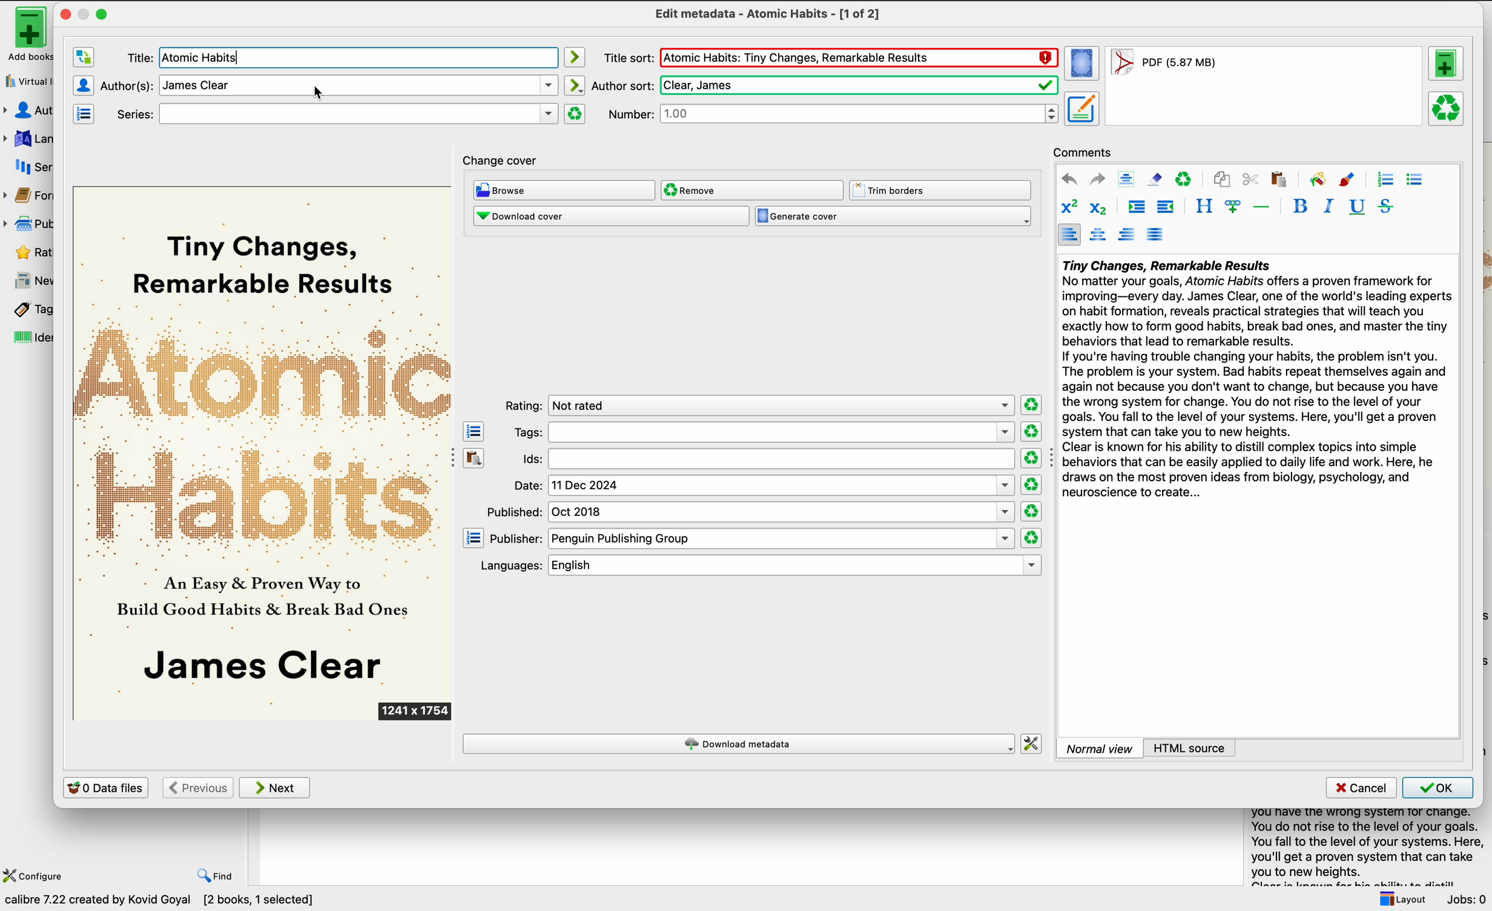 The width and height of the screenshot is (1492, 911). What do you see at coordinates (824, 84) in the screenshot?
I see `author sort:` at bounding box center [824, 84].